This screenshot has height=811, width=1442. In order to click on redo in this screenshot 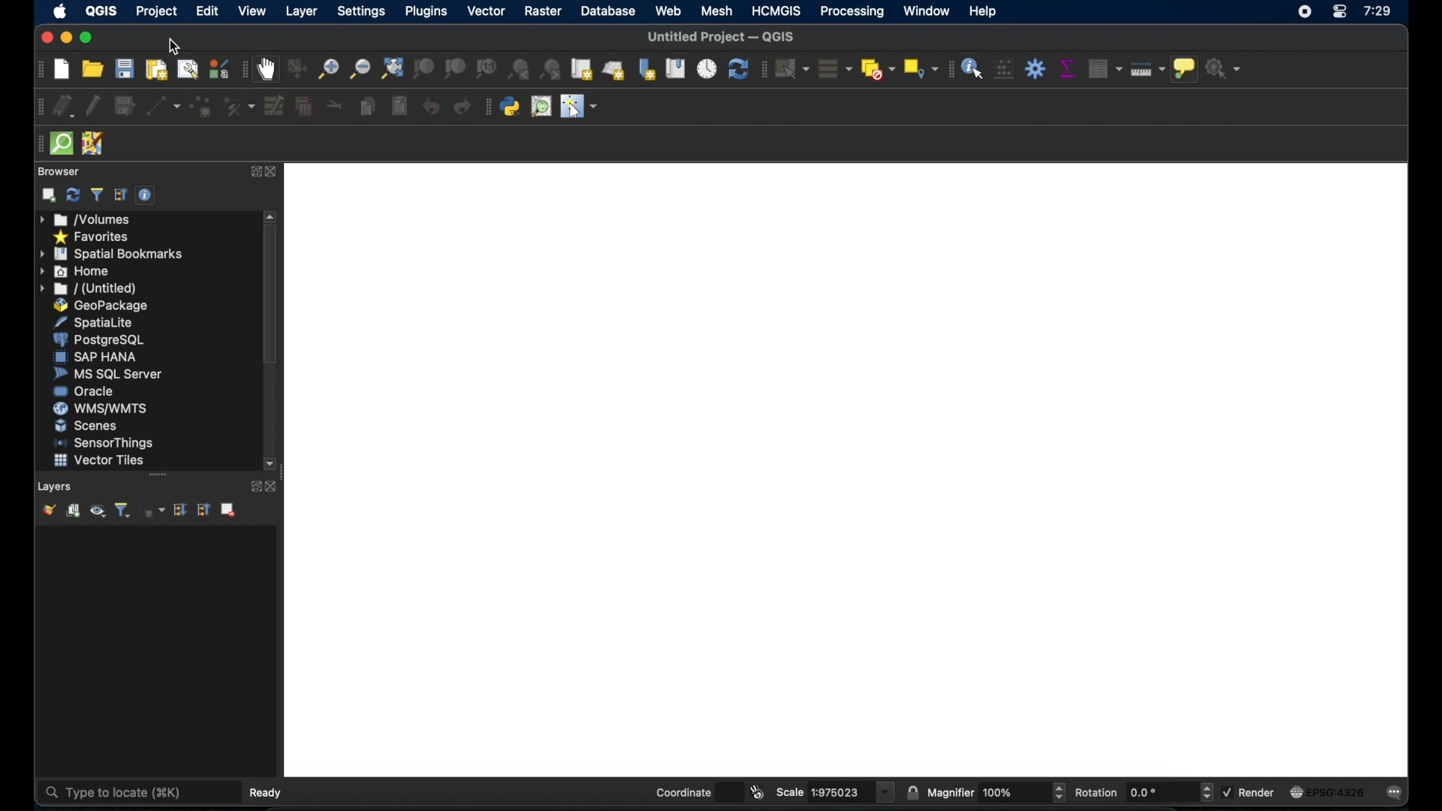, I will do `click(461, 107)`.